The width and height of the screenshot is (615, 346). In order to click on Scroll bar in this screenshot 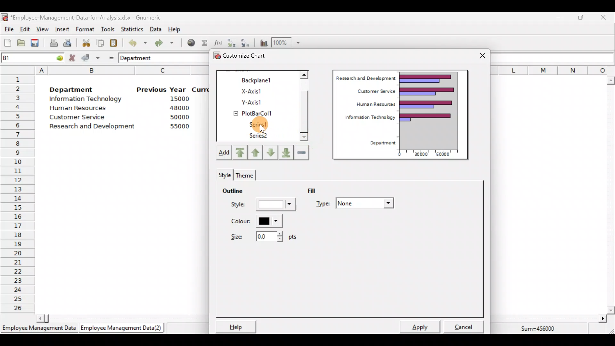, I will do `click(307, 107)`.